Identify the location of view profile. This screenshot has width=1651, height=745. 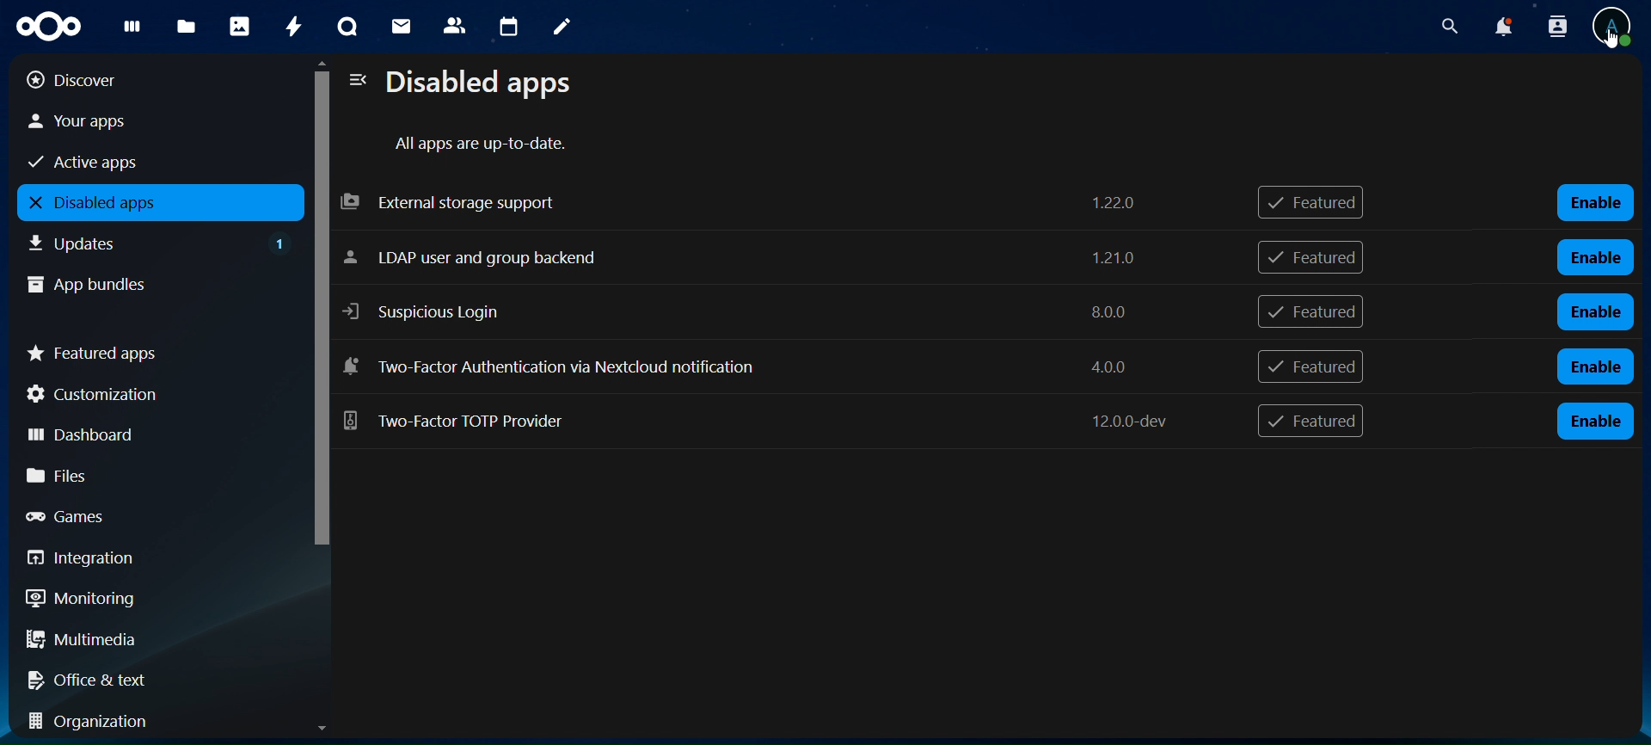
(1616, 15).